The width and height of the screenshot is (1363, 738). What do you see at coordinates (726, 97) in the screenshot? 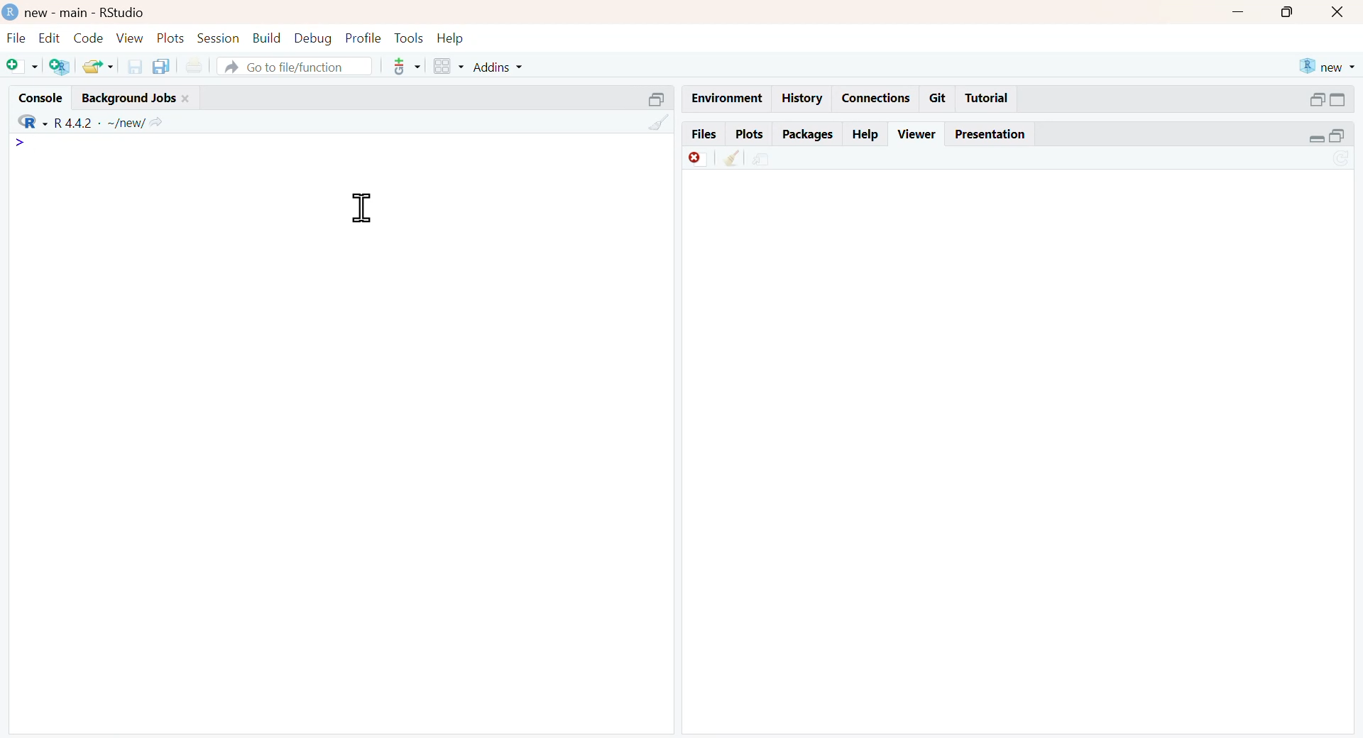
I see `Environment` at bounding box center [726, 97].